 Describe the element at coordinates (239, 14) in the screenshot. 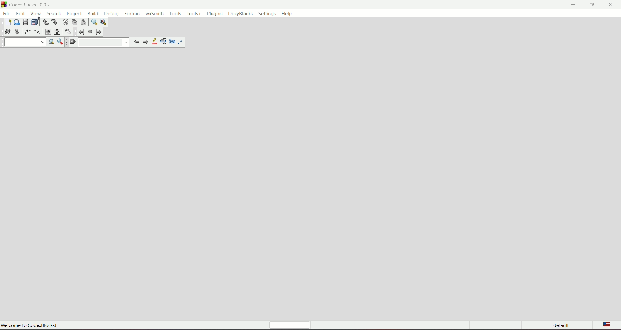

I see `doxyblocks` at that location.